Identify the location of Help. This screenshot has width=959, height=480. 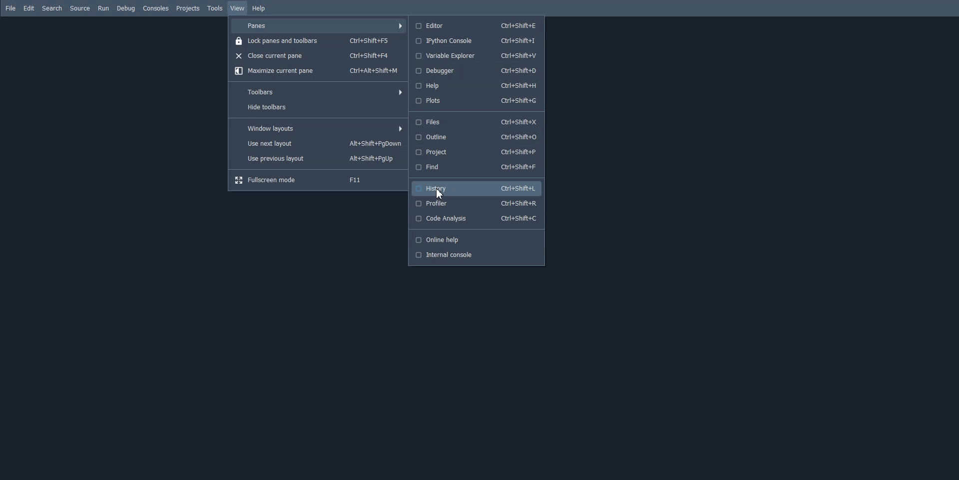
(260, 9).